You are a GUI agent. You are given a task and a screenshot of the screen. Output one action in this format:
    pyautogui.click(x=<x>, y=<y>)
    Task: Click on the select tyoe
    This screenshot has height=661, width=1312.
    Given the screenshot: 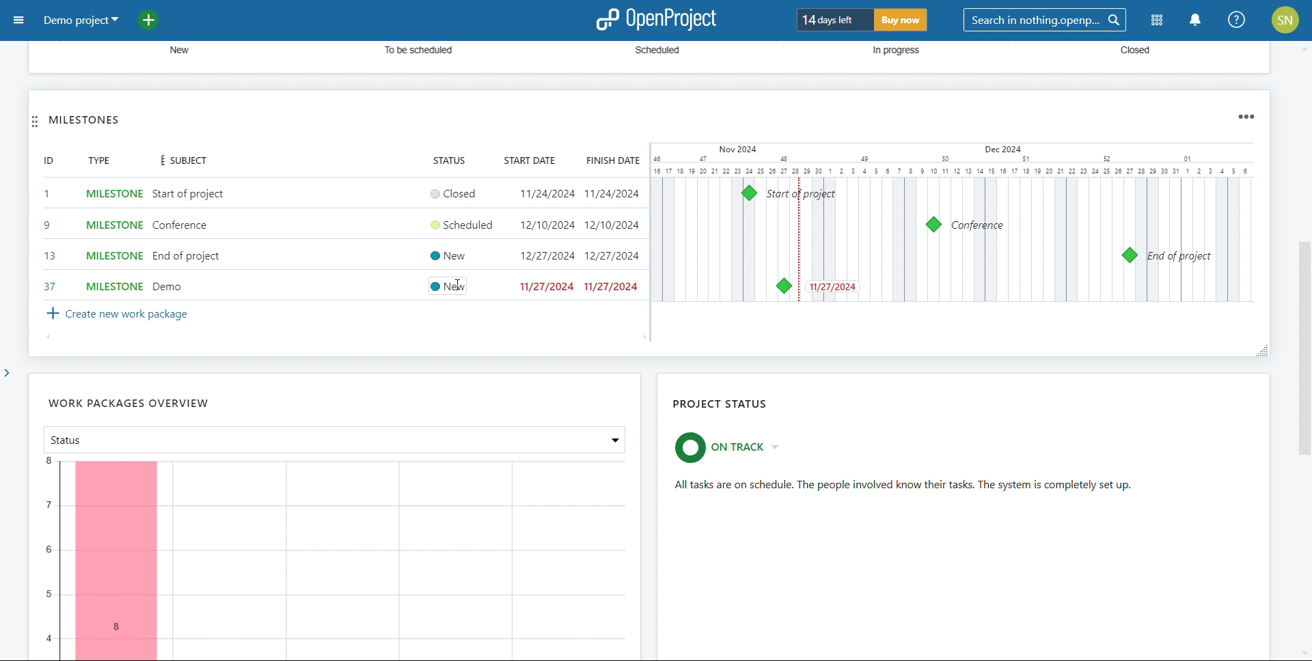 What is the action you would take?
    pyautogui.click(x=115, y=240)
    